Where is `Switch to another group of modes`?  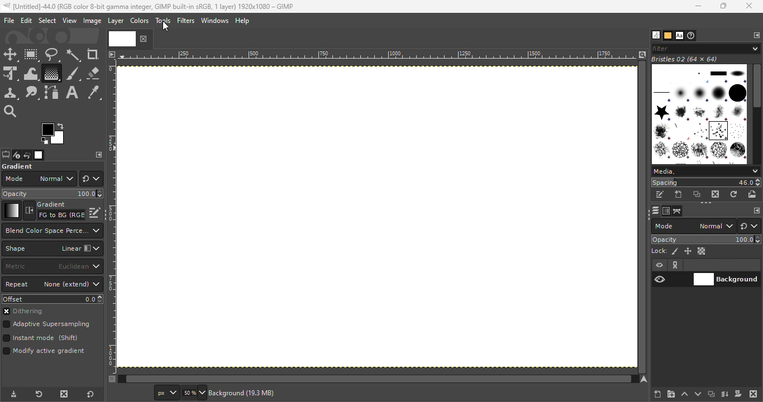 Switch to another group of modes is located at coordinates (91, 179).